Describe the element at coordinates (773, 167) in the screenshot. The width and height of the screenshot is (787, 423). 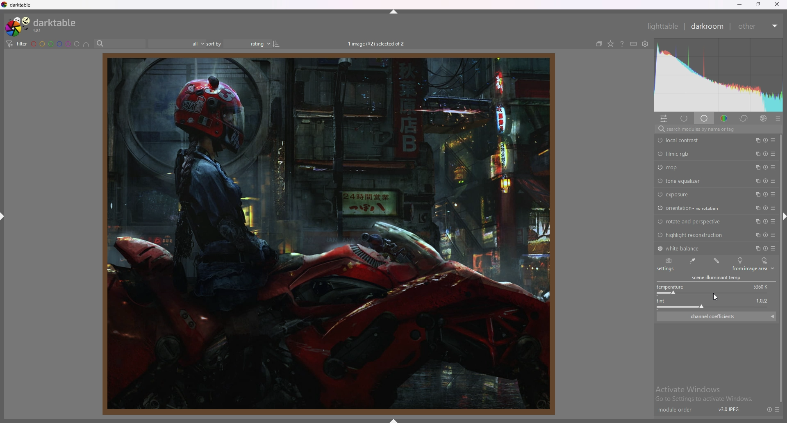
I see `presets` at that location.